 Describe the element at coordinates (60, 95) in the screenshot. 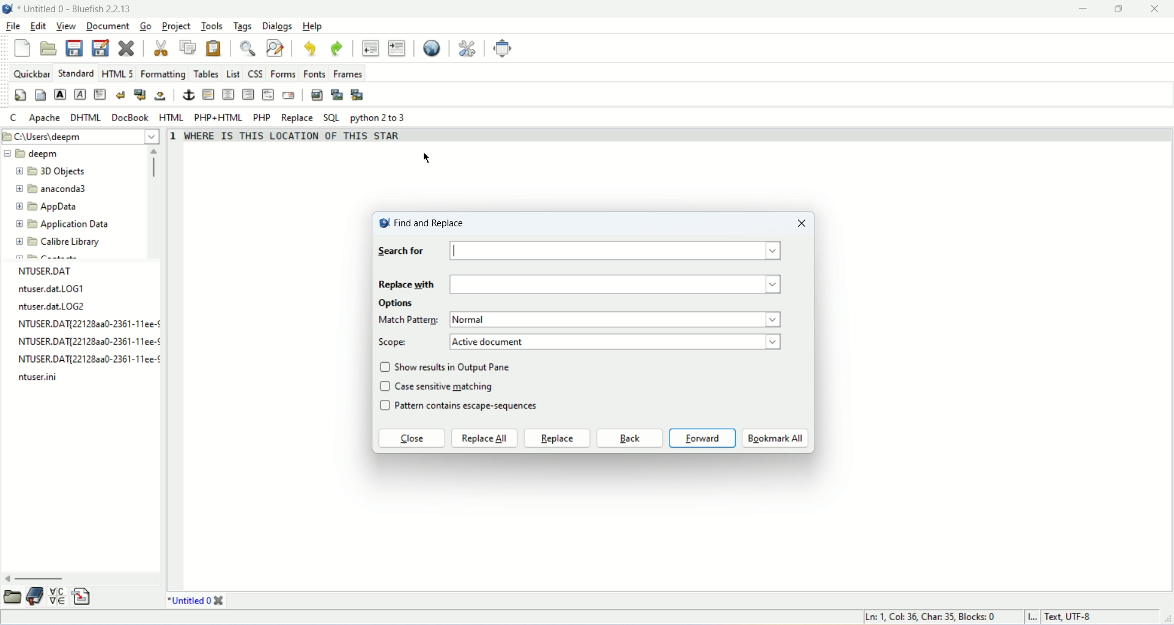

I see `strong` at that location.